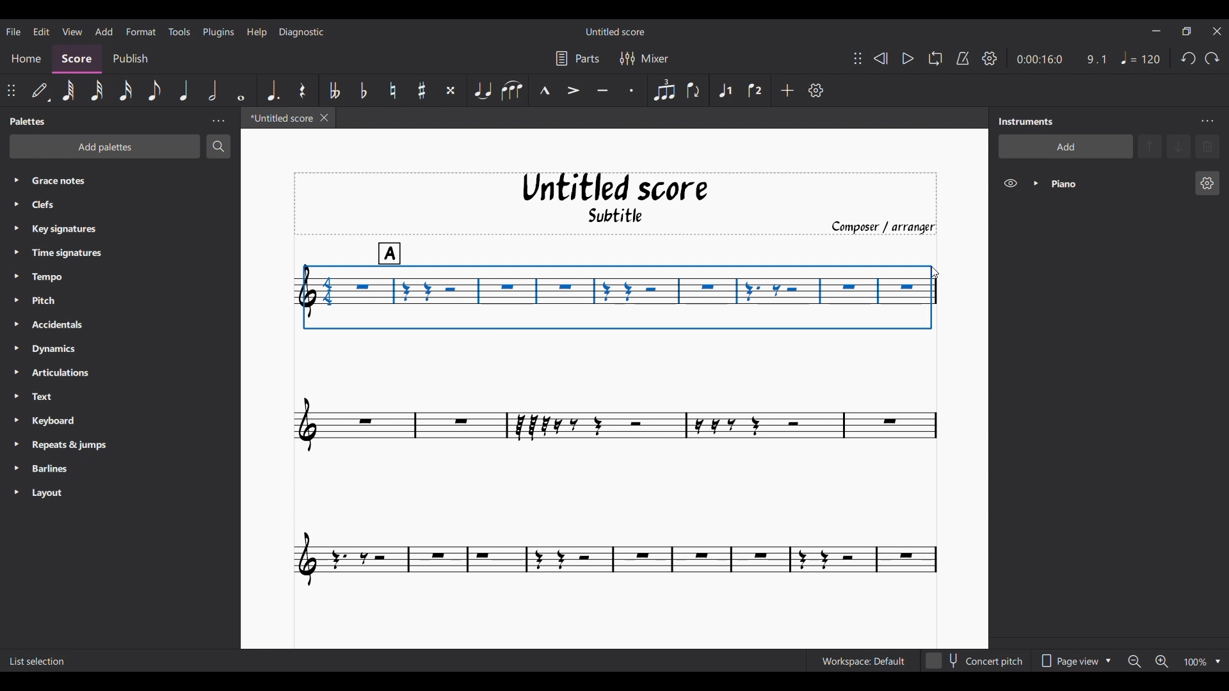 The image size is (1229, 691). I want to click on Search, so click(218, 146).